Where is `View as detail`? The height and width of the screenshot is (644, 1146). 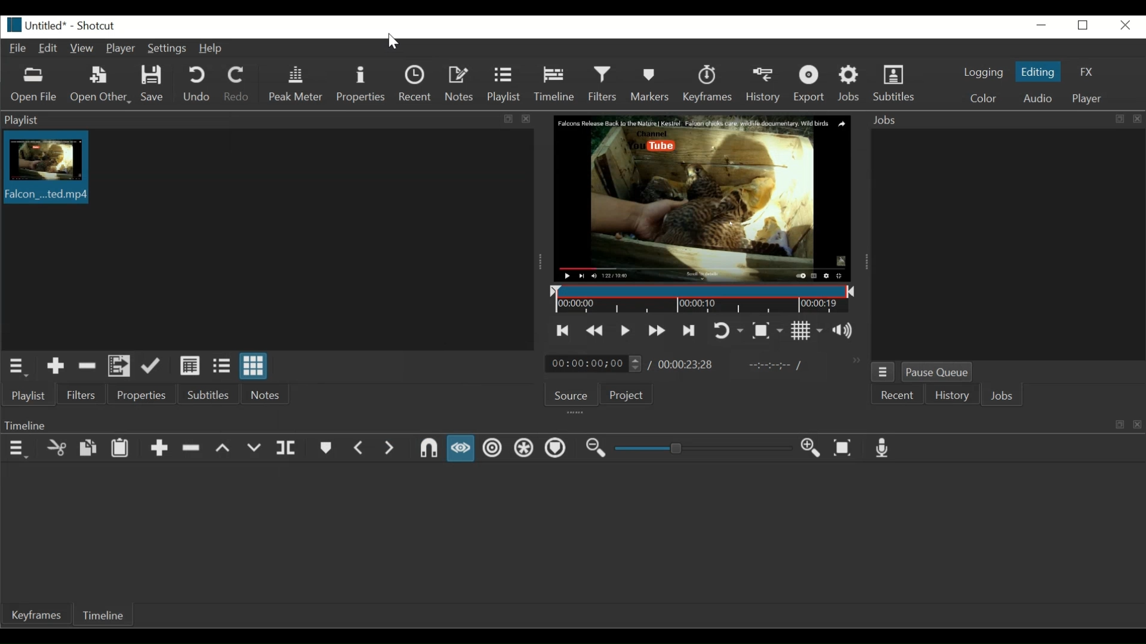 View as detail is located at coordinates (188, 366).